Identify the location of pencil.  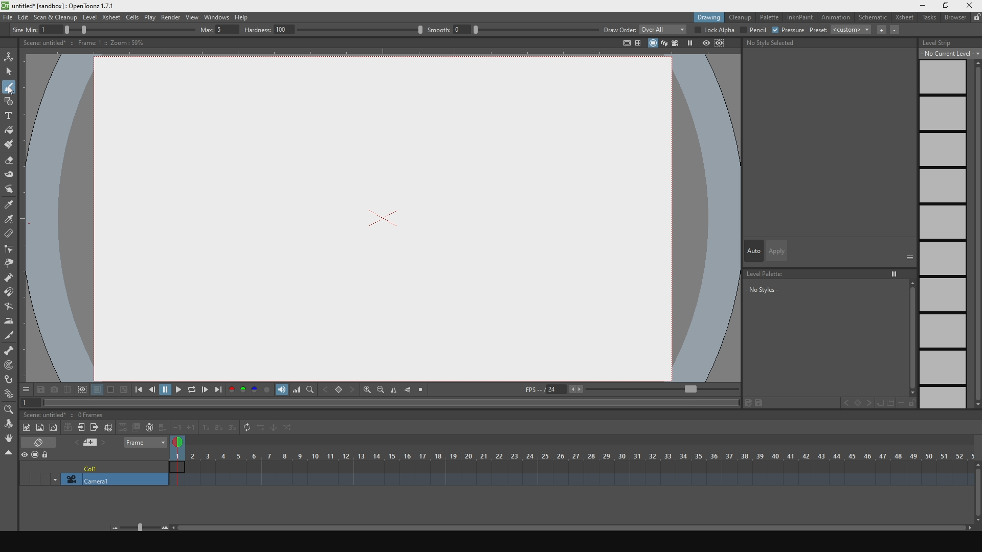
(753, 30).